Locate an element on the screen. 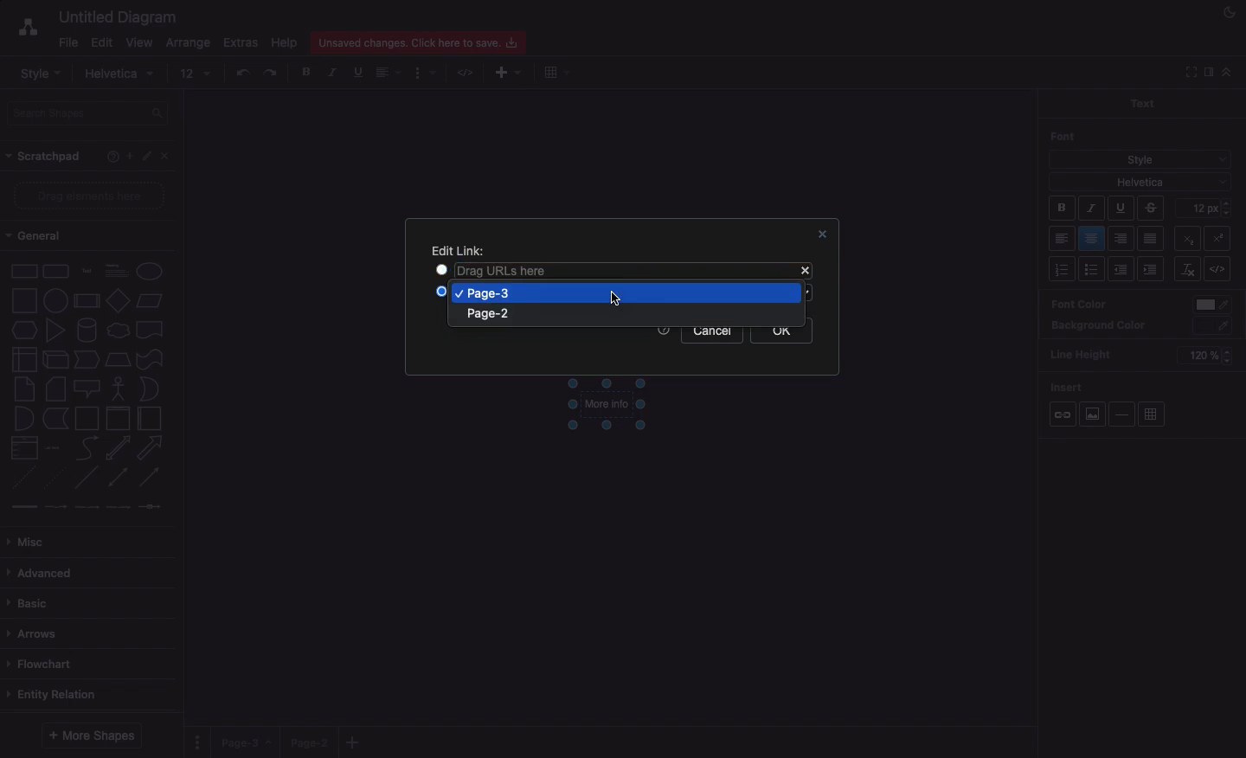  Link is located at coordinates (1063, 415).